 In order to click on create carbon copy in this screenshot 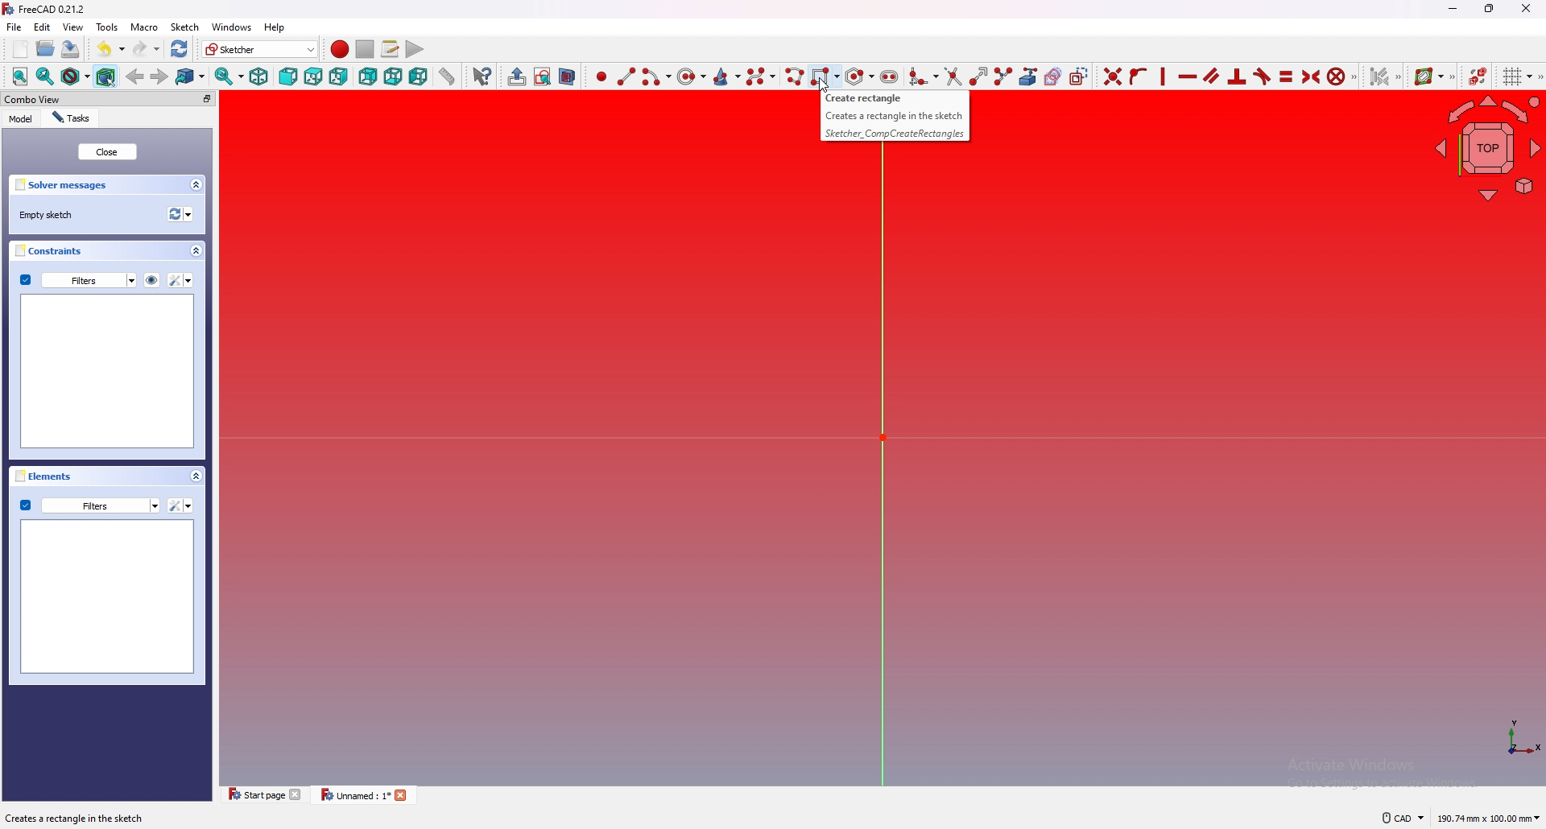, I will do `click(1054, 76)`.